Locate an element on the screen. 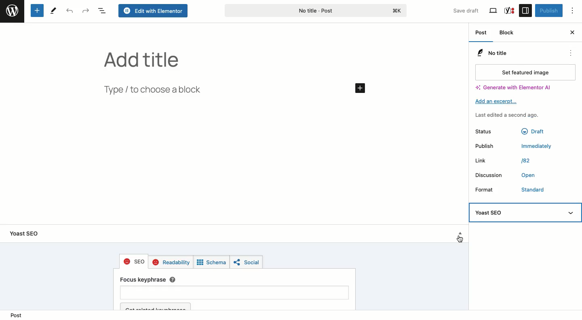 The height and width of the screenshot is (320, 582). Hide is located at coordinates (458, 232).